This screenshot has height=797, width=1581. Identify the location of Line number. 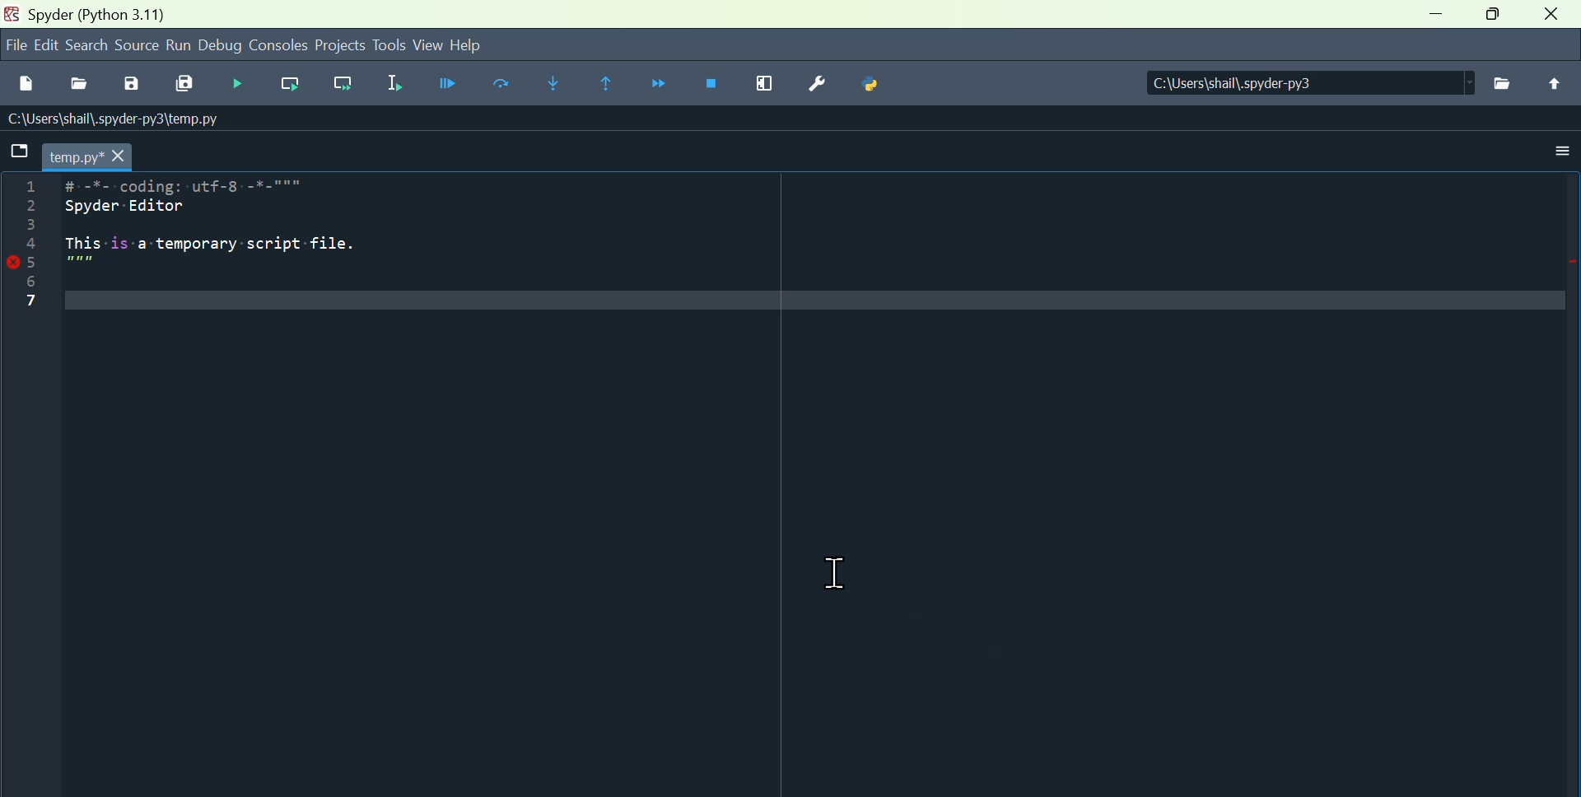
(28, 250).